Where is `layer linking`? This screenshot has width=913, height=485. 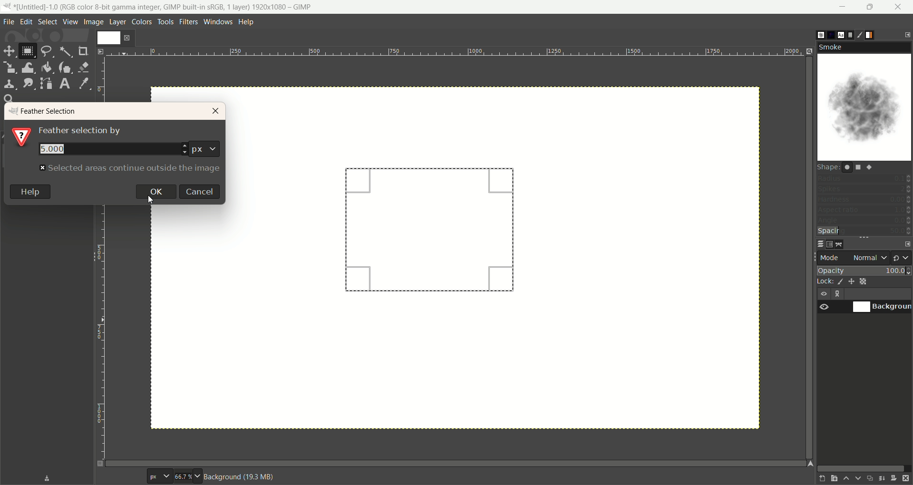 layer linking is located at coordinates (839, 294).